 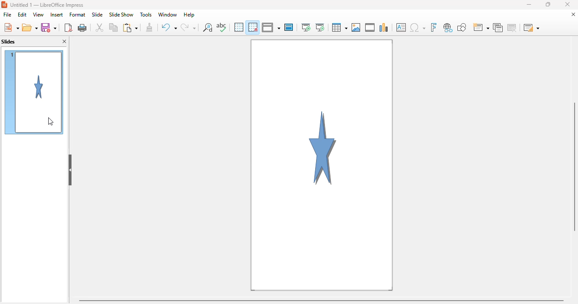 I want to click on maximize, so click(x=548, y=4).